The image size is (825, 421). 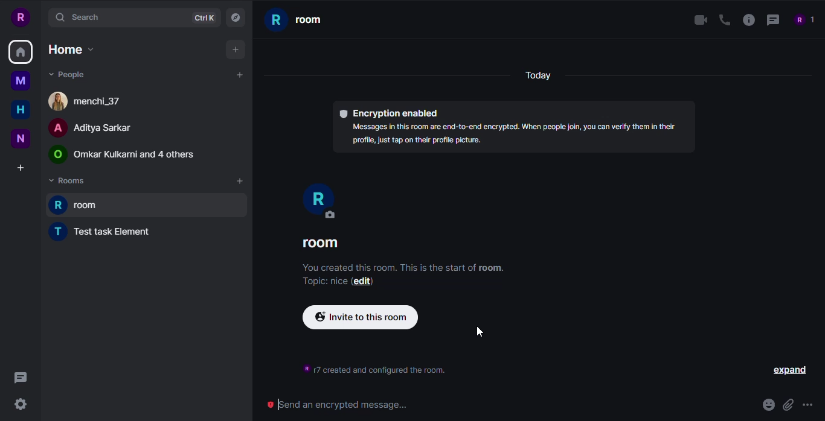 What do you see at coordinates (788, 369) in the screenshot?
I see `expand` at bounding box center [788, 369].